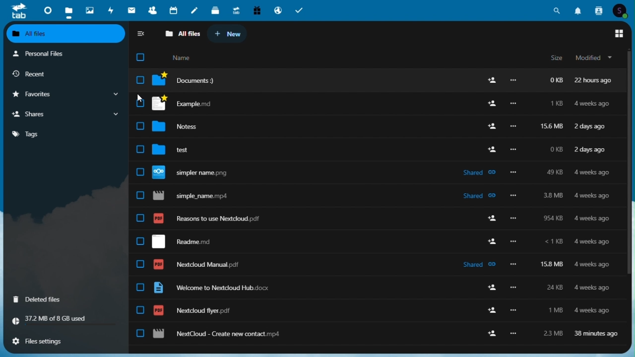 Image resolution: width=635 pixels, height=357 pixels. I want to click on Contacts, so click(598, 10).